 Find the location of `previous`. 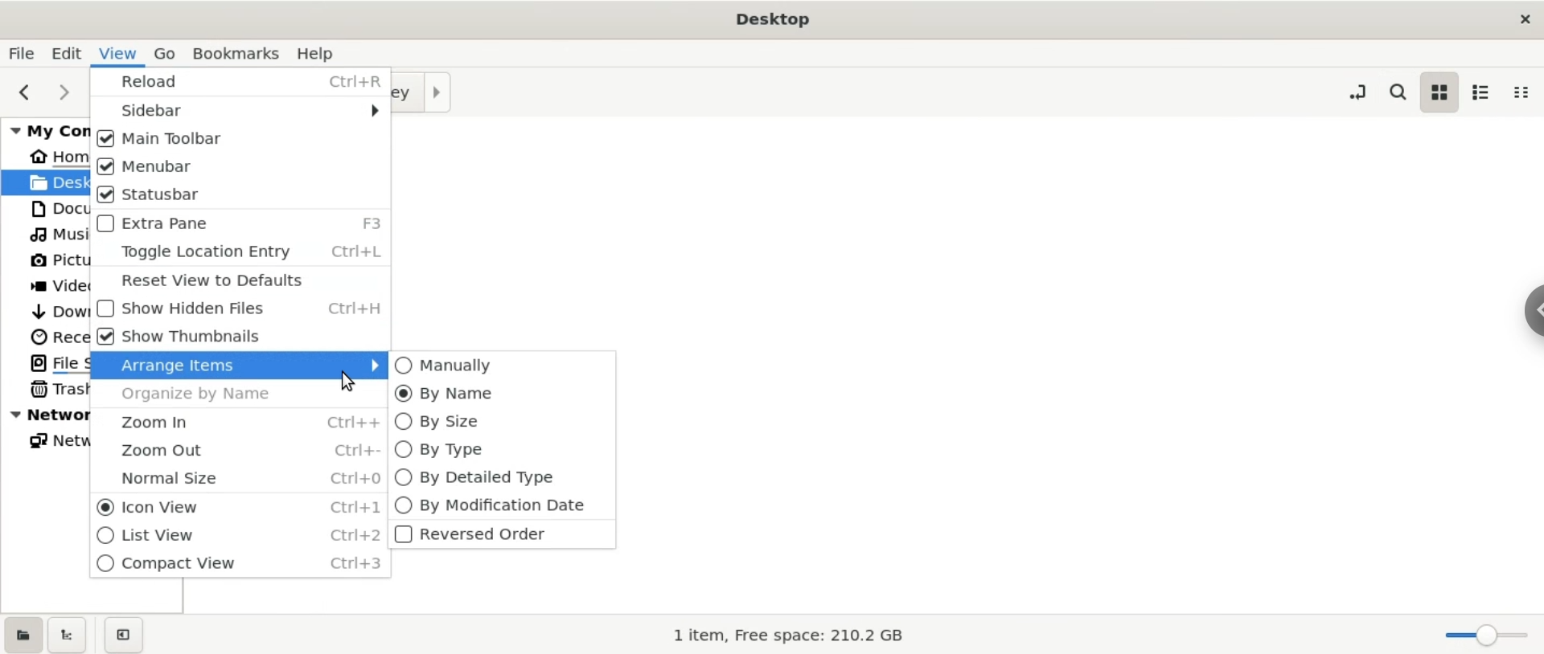

previous is located at coordinates (25, 89).